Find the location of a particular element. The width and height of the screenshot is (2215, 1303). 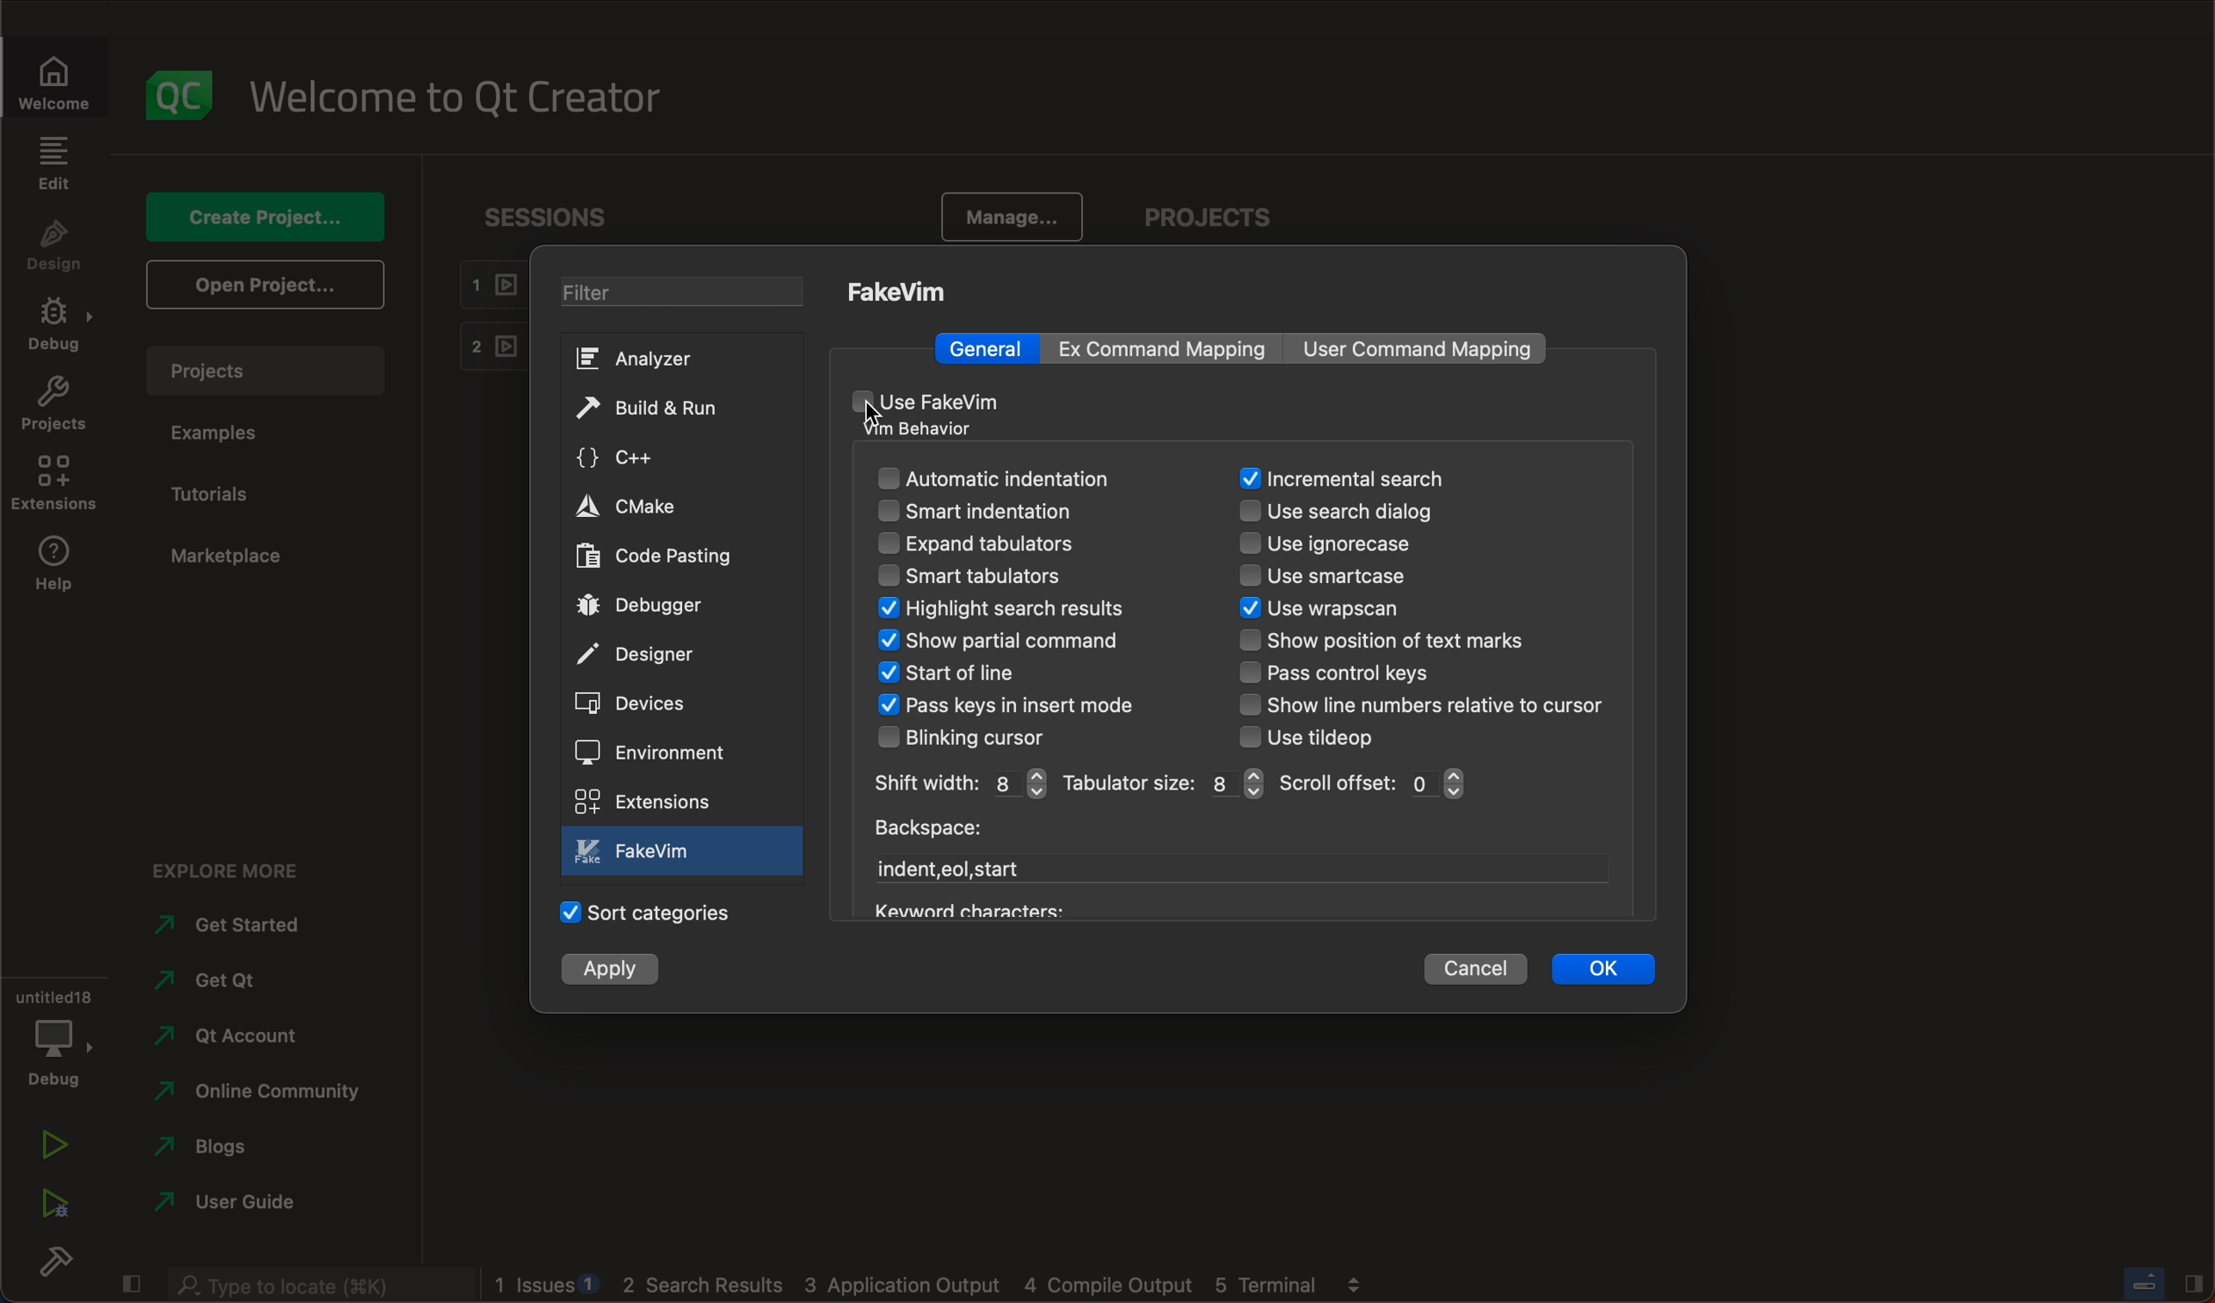

size is located at coordinates (1162, 783).